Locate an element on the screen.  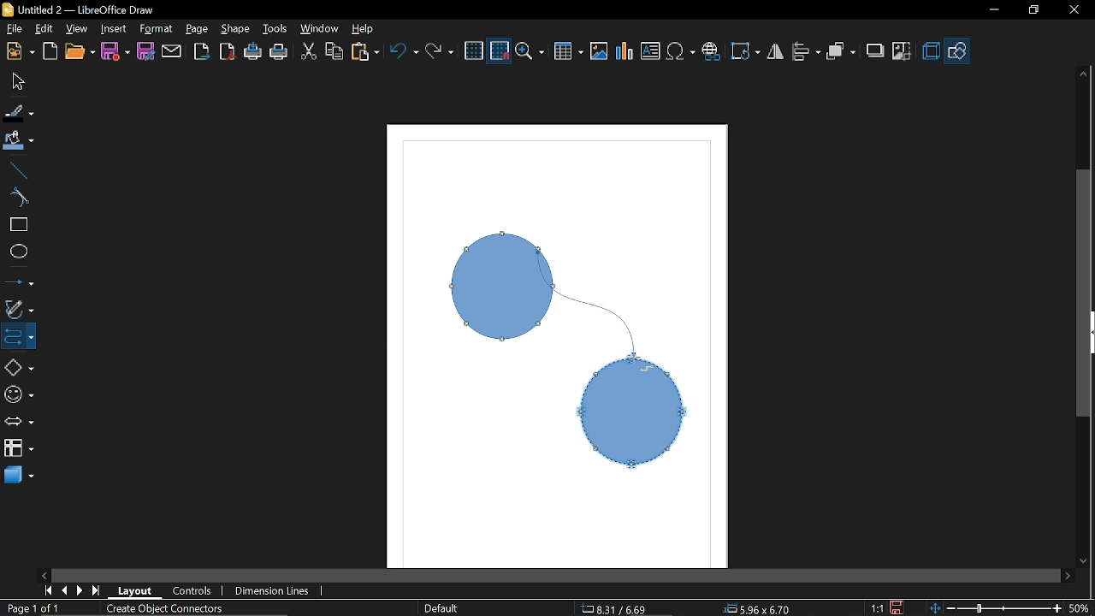
Format is located at coordinates (155, 30).